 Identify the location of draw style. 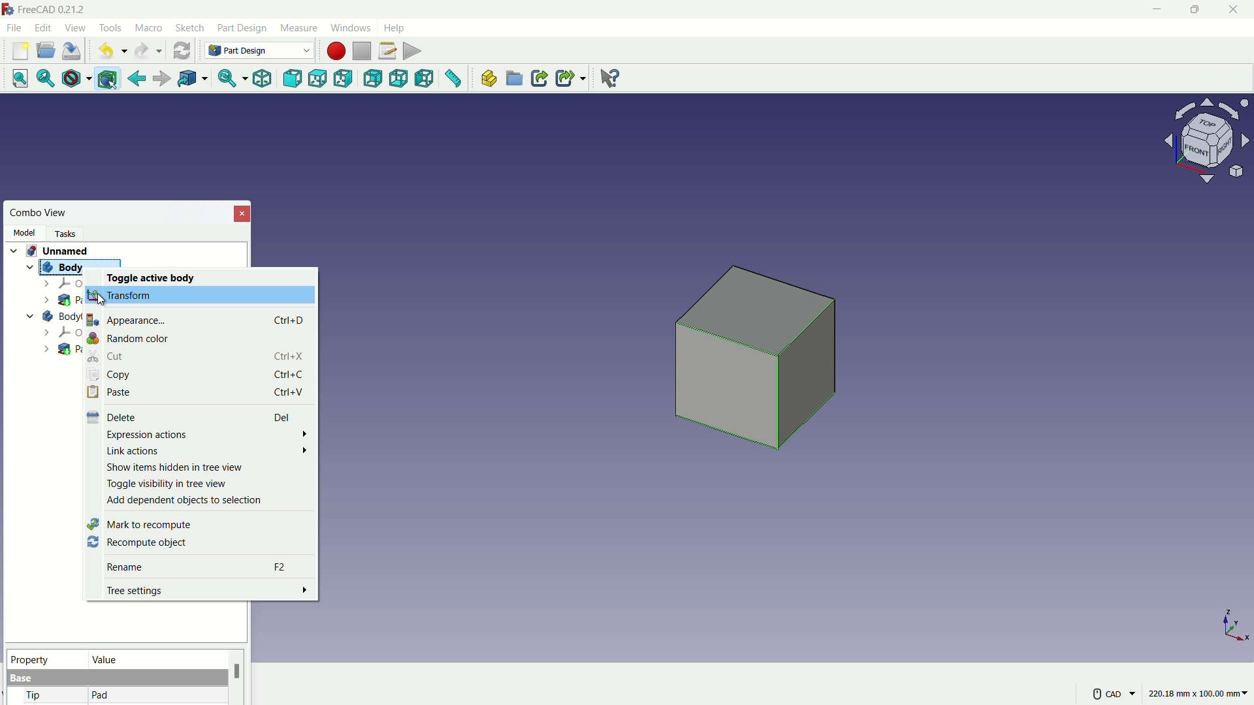
(74, 79).